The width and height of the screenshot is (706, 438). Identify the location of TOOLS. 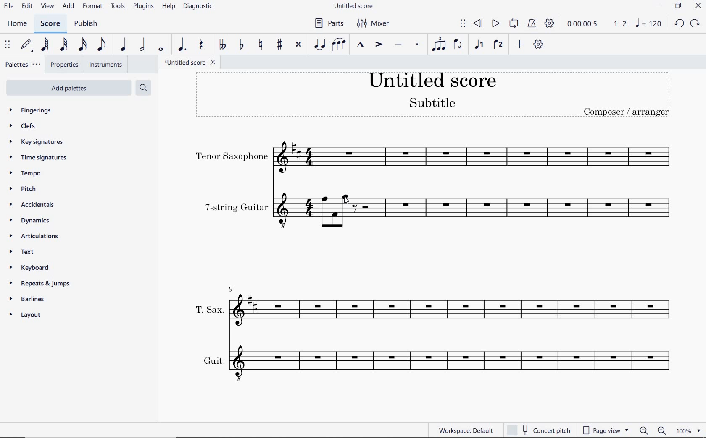
(118, 7).